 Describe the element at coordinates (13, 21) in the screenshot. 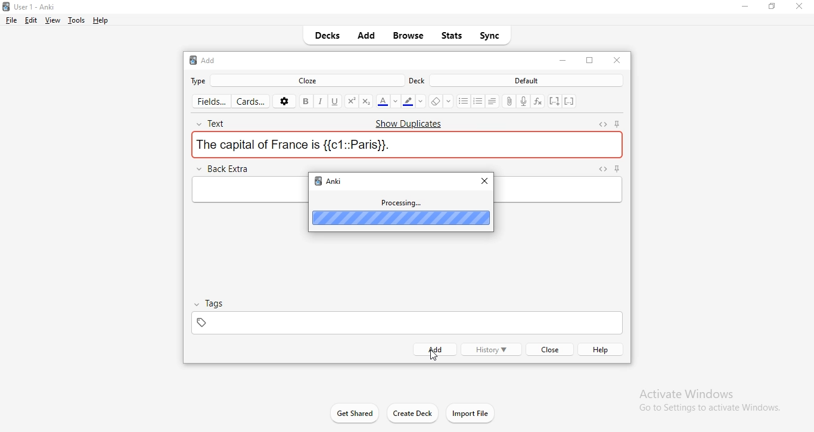

I see `file` at that location.